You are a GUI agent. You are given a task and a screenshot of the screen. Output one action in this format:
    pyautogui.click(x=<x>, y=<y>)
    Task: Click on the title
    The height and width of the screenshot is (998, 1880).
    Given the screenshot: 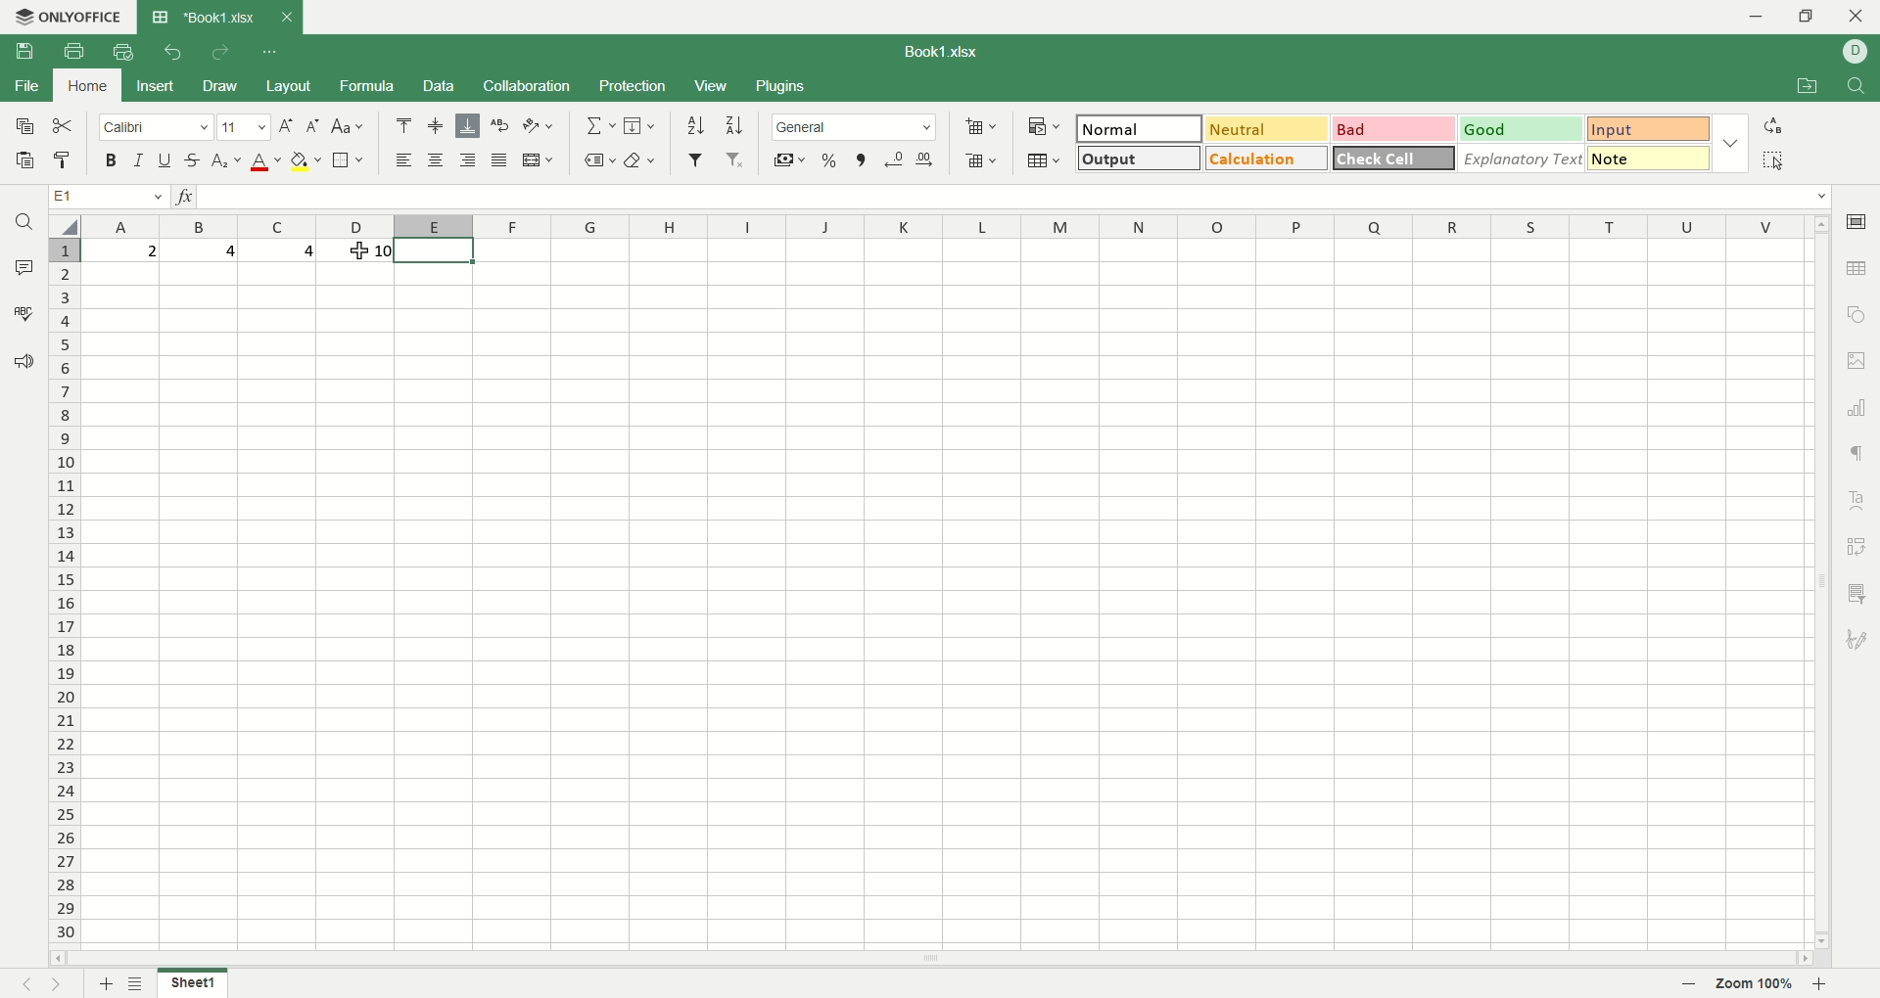 What is the action you would take?
    pyautogui.click(x=216, y=17)
    